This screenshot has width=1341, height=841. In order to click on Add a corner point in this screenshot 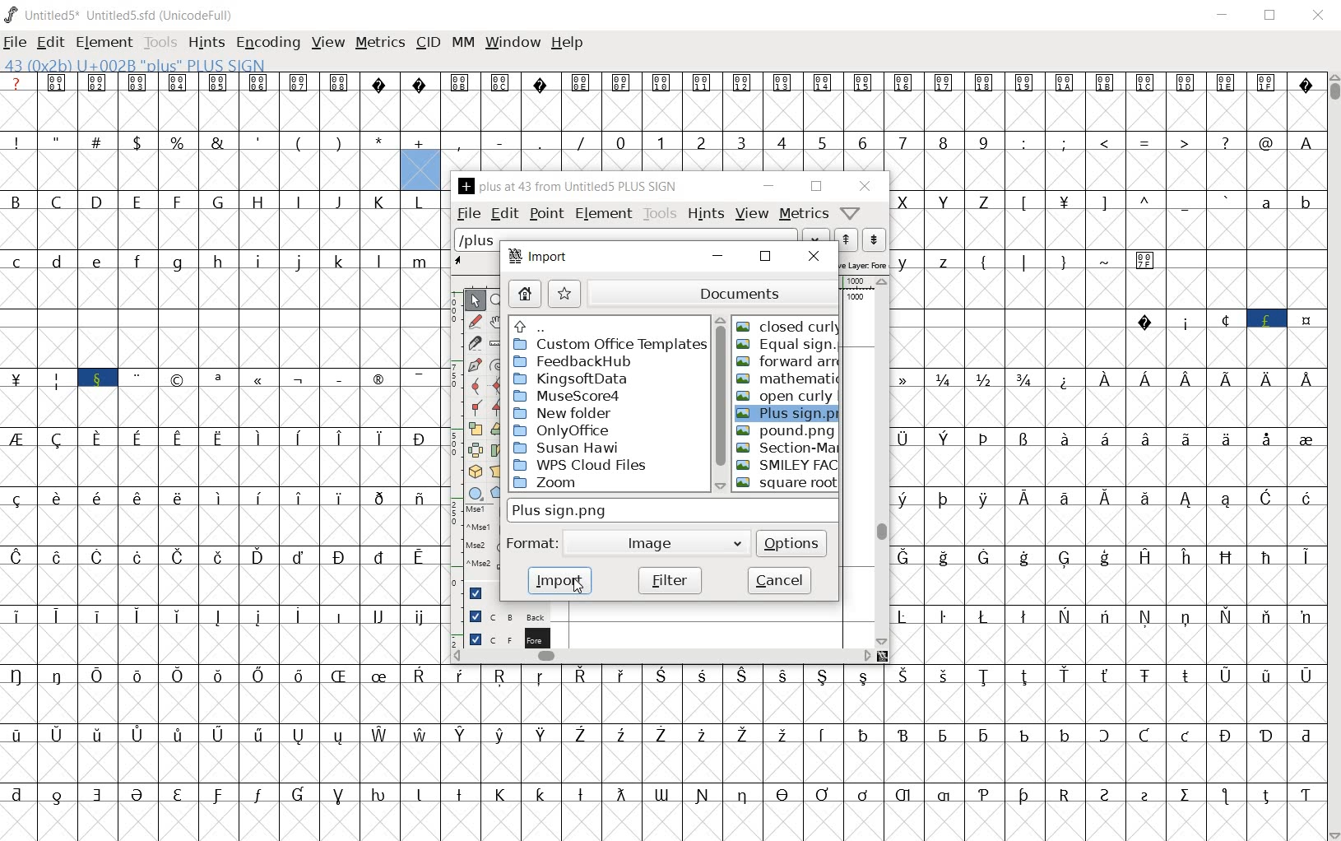, I will do `click(476, 407)`.